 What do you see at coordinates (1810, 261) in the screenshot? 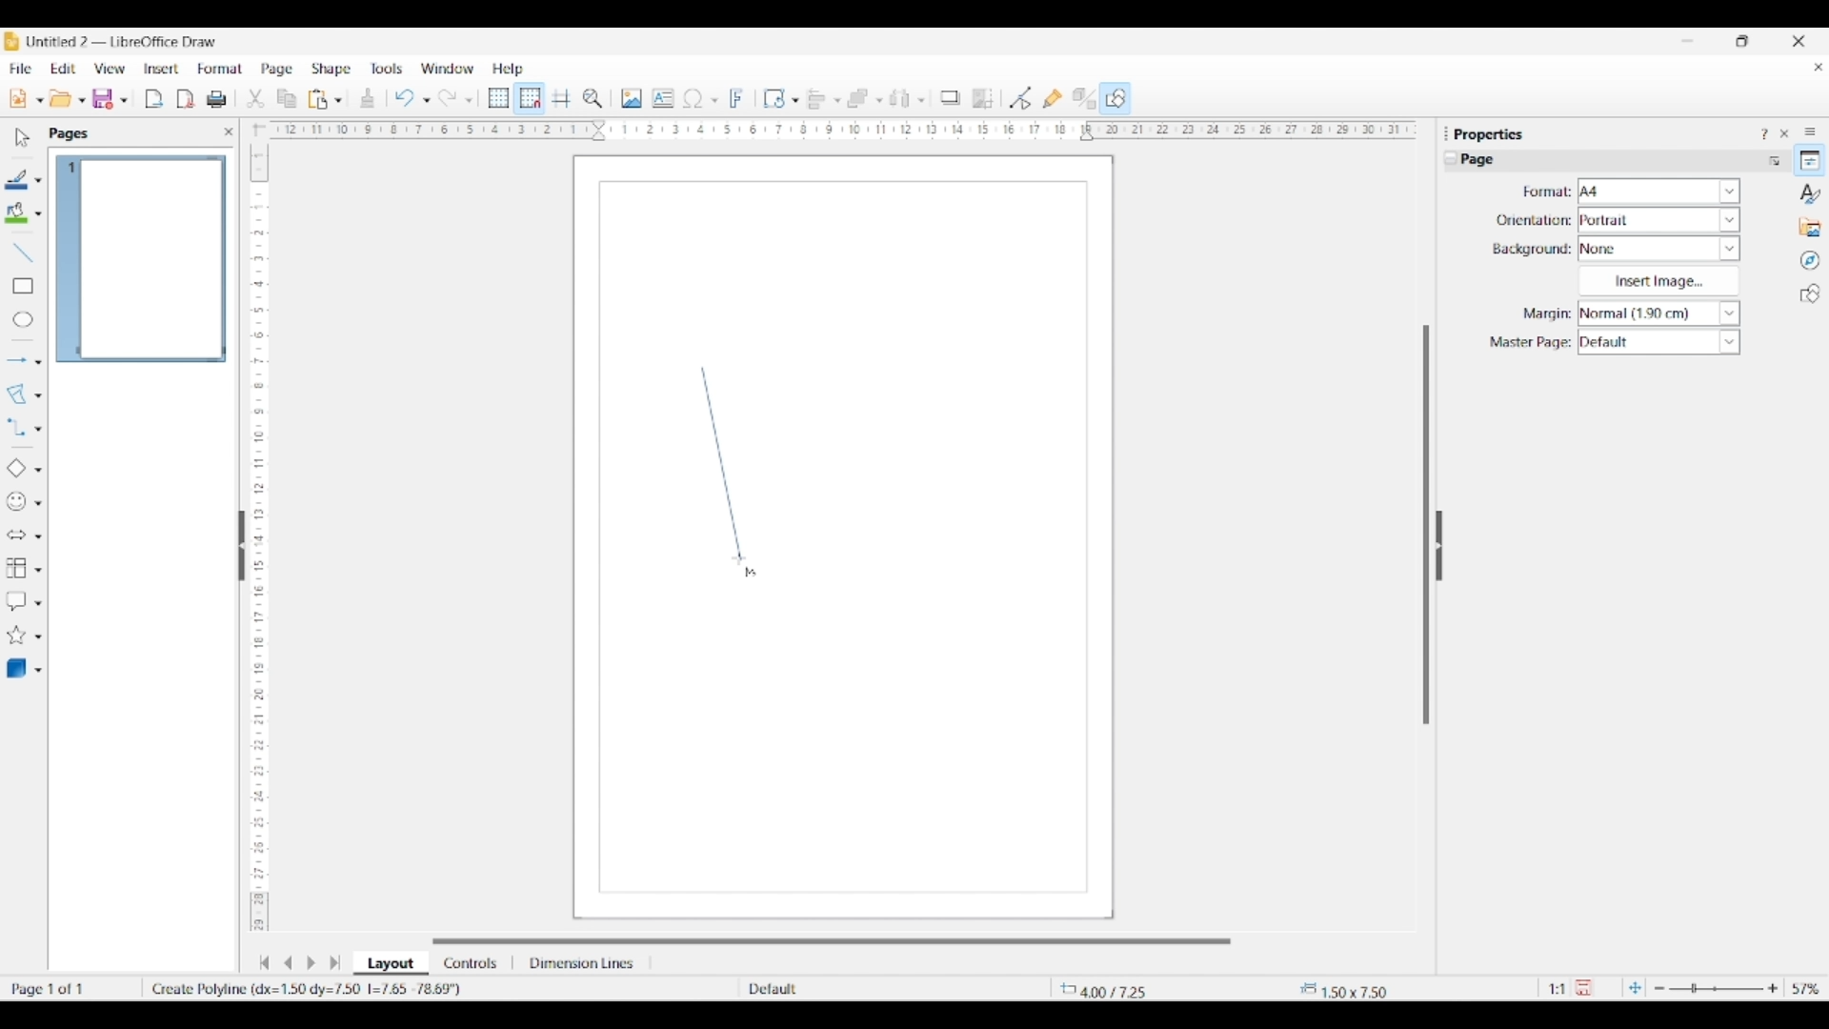
I see `Navigator` at bounding box center [1810, 261].